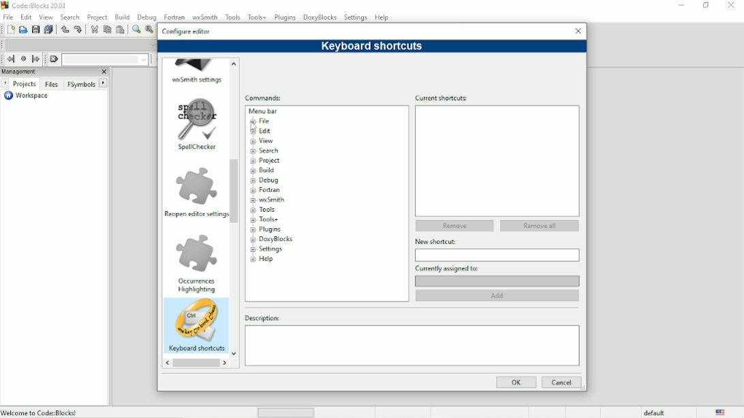 The width and height of the screenshot is (744, 418). Describe the element at coordinates (234, 355) in the screenshot. I see `Down` at that location.